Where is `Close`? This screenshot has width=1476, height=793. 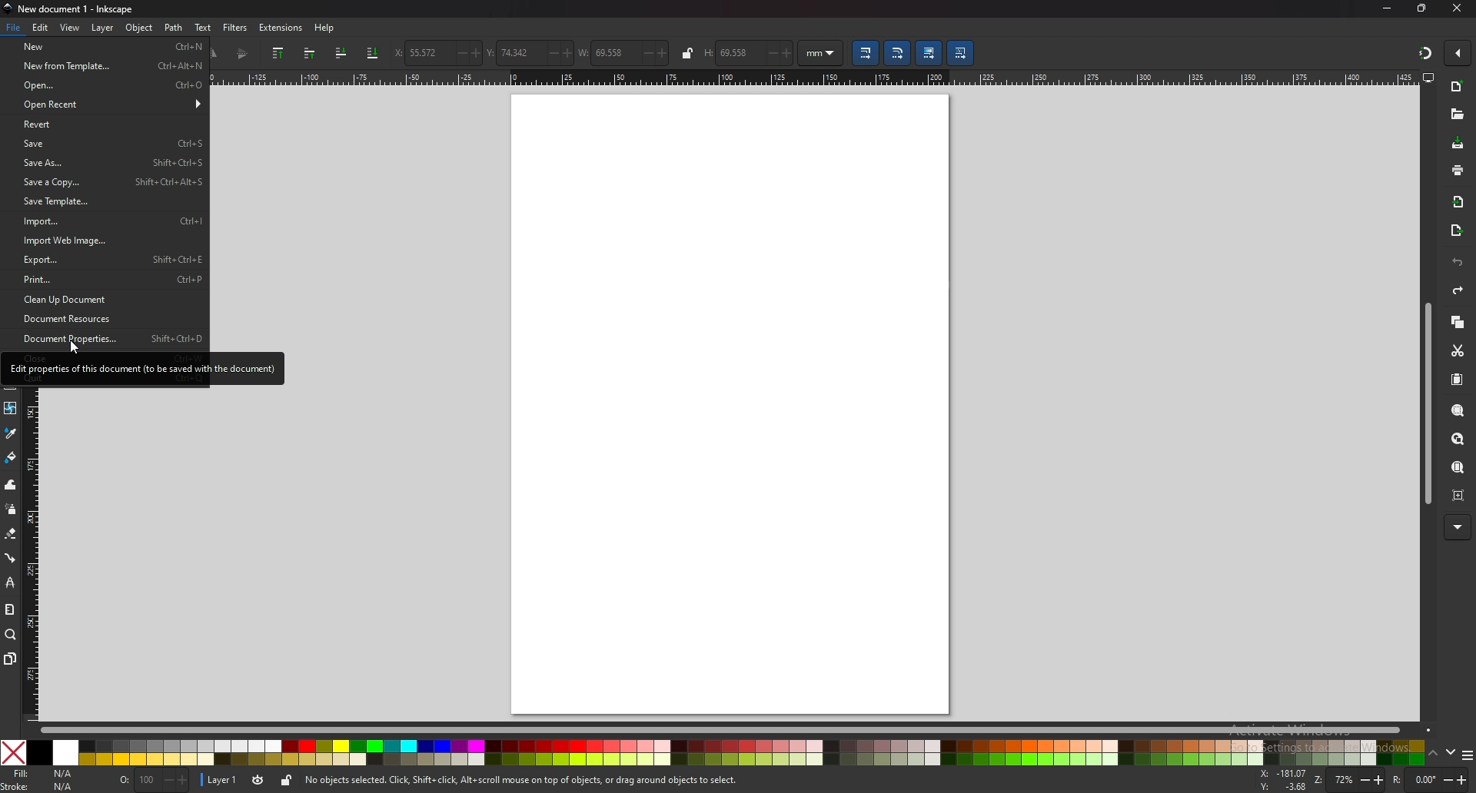 Close is located at coordinates (13, 752).